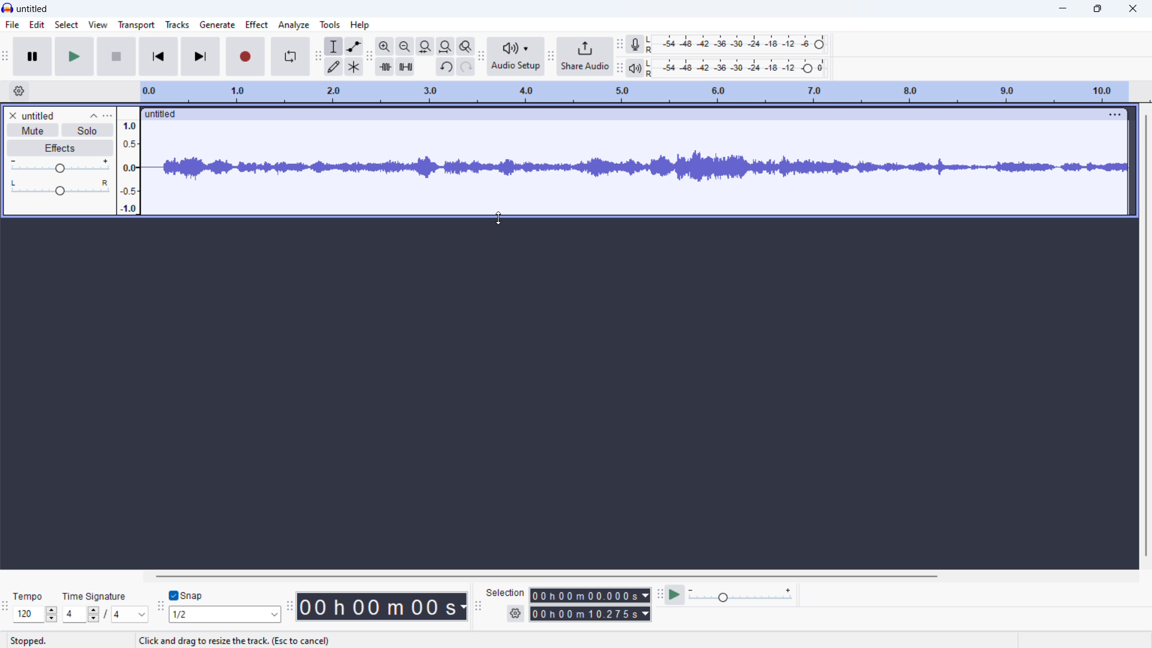  I want to click on minimize, so click(1060, 9).